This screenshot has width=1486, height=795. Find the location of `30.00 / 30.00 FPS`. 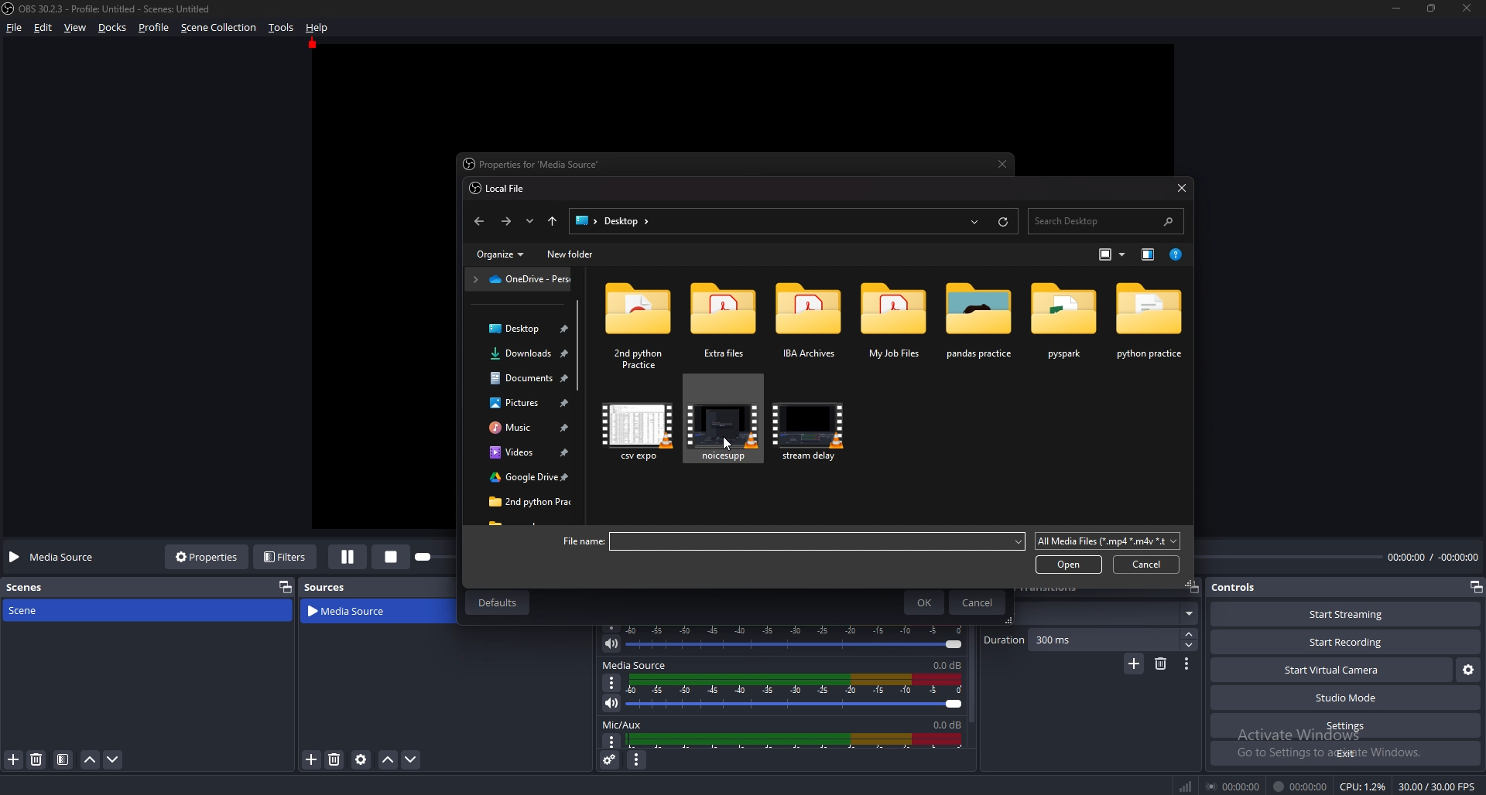

30.00 / 30.00 FPS is located at coordinates (1436, 786).